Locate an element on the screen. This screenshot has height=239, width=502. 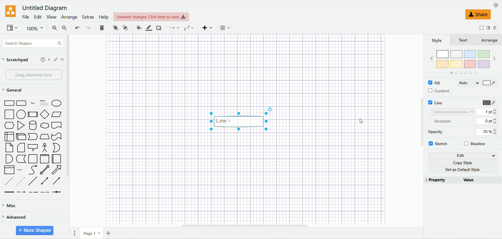
70% is located at coordinates (487, 132).